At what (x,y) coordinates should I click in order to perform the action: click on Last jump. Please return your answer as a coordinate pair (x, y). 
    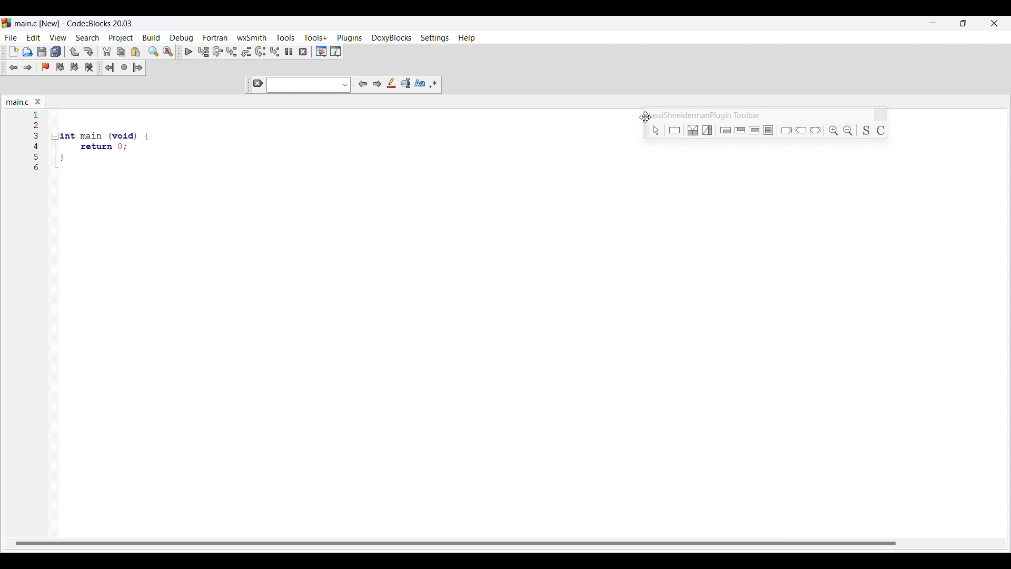
    Looking at the image, I should click on (124, 67).